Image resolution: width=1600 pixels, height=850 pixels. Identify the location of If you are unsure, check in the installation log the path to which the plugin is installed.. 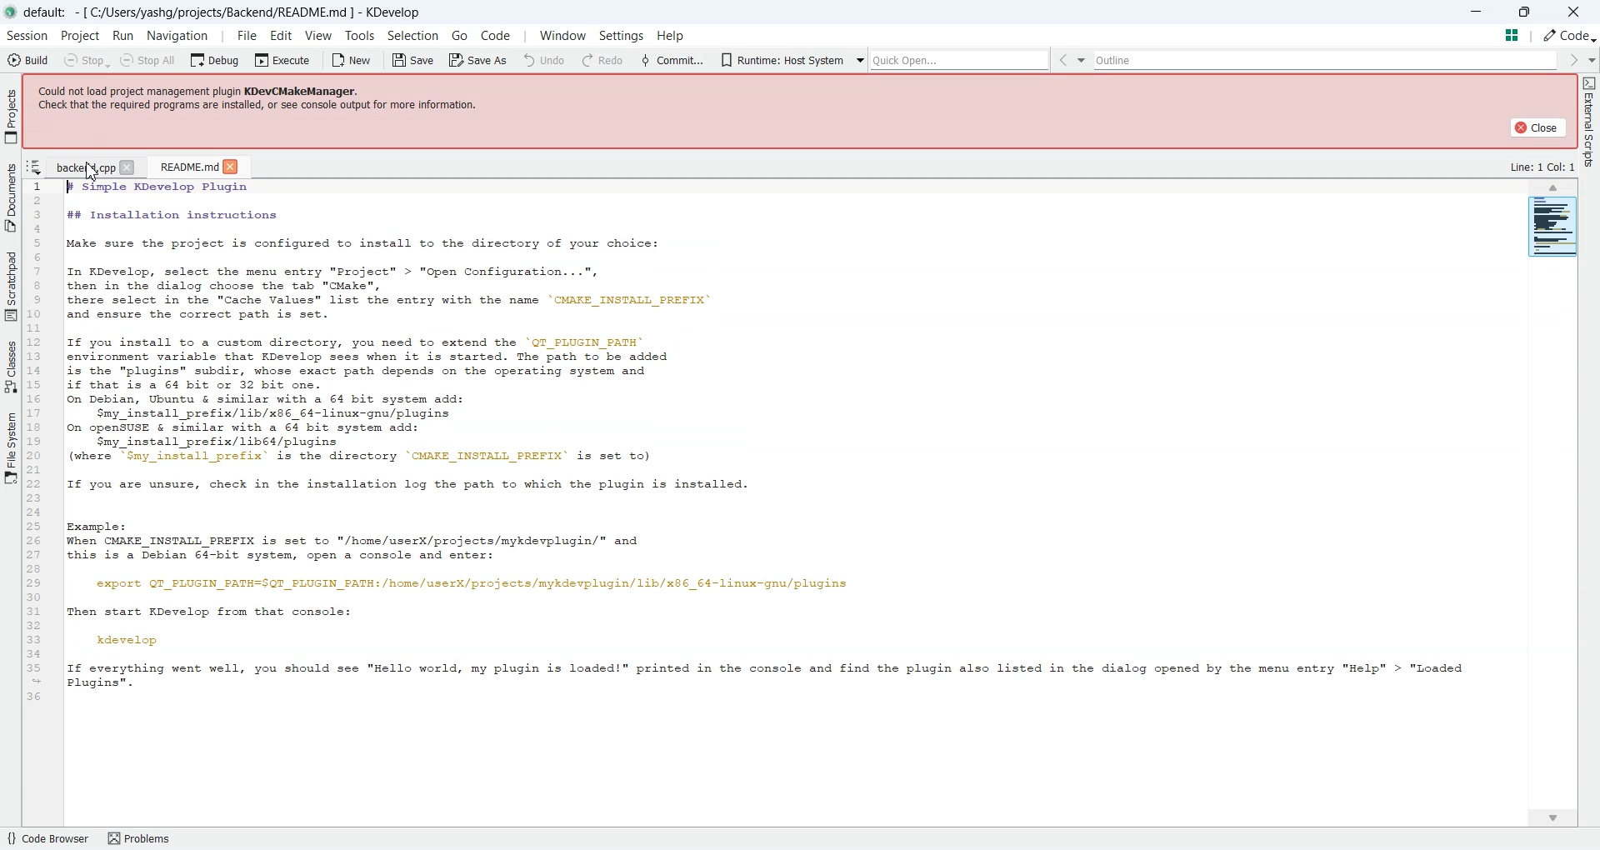
(398, 484).